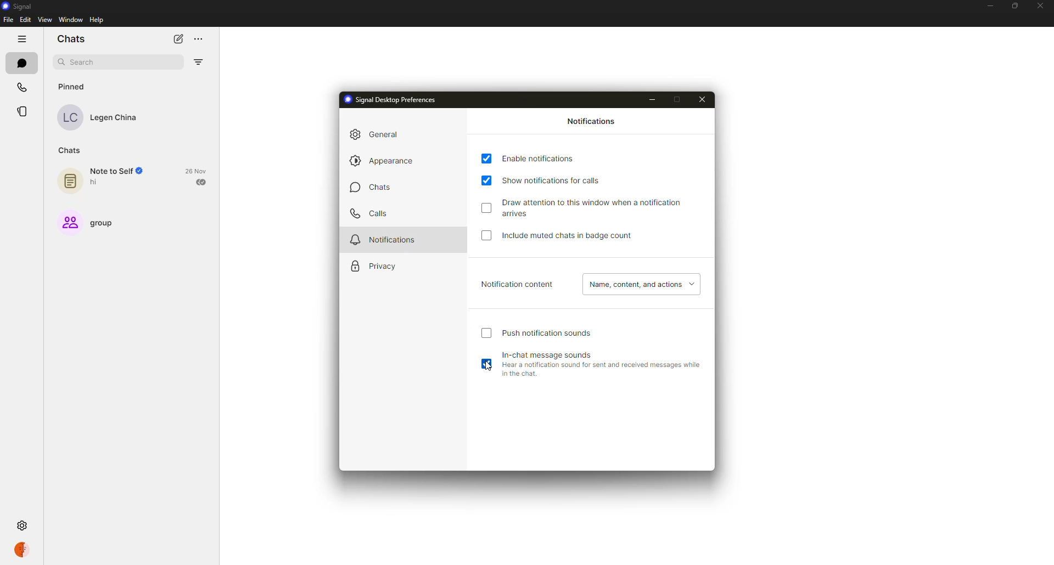 This screenshot has height=565, width=1054. What do you see at coordinates (23, 111) in the screenshot?
I see `stories` at bounding box center [23, 111].